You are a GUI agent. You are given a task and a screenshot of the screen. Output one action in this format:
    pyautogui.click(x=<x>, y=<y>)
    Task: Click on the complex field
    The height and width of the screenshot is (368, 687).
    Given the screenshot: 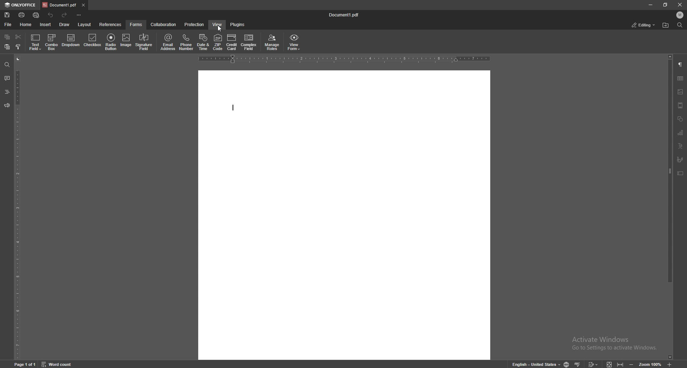 What is the action you would take?
    pyautogui.click(x=249, y=42)
    